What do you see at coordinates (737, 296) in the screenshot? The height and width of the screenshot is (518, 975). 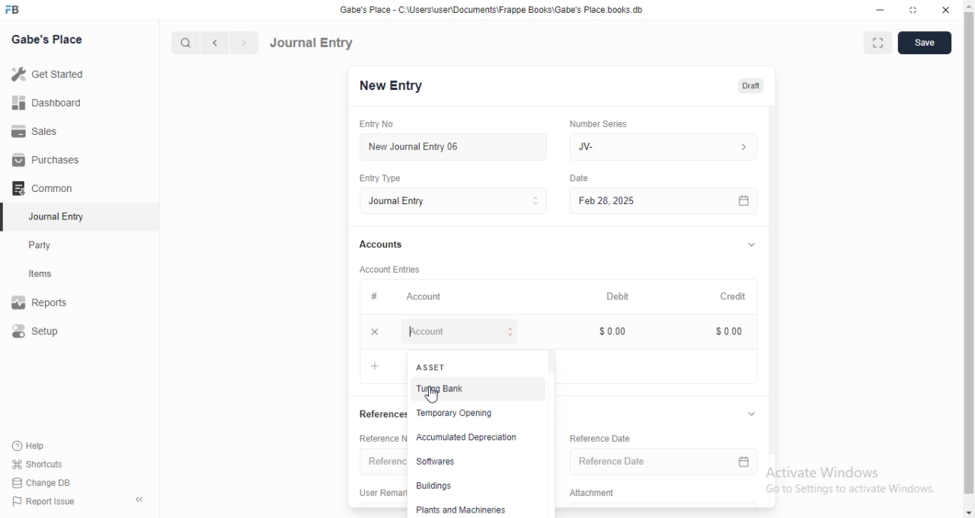 I see `Credit` at bounding box center [737, 296].